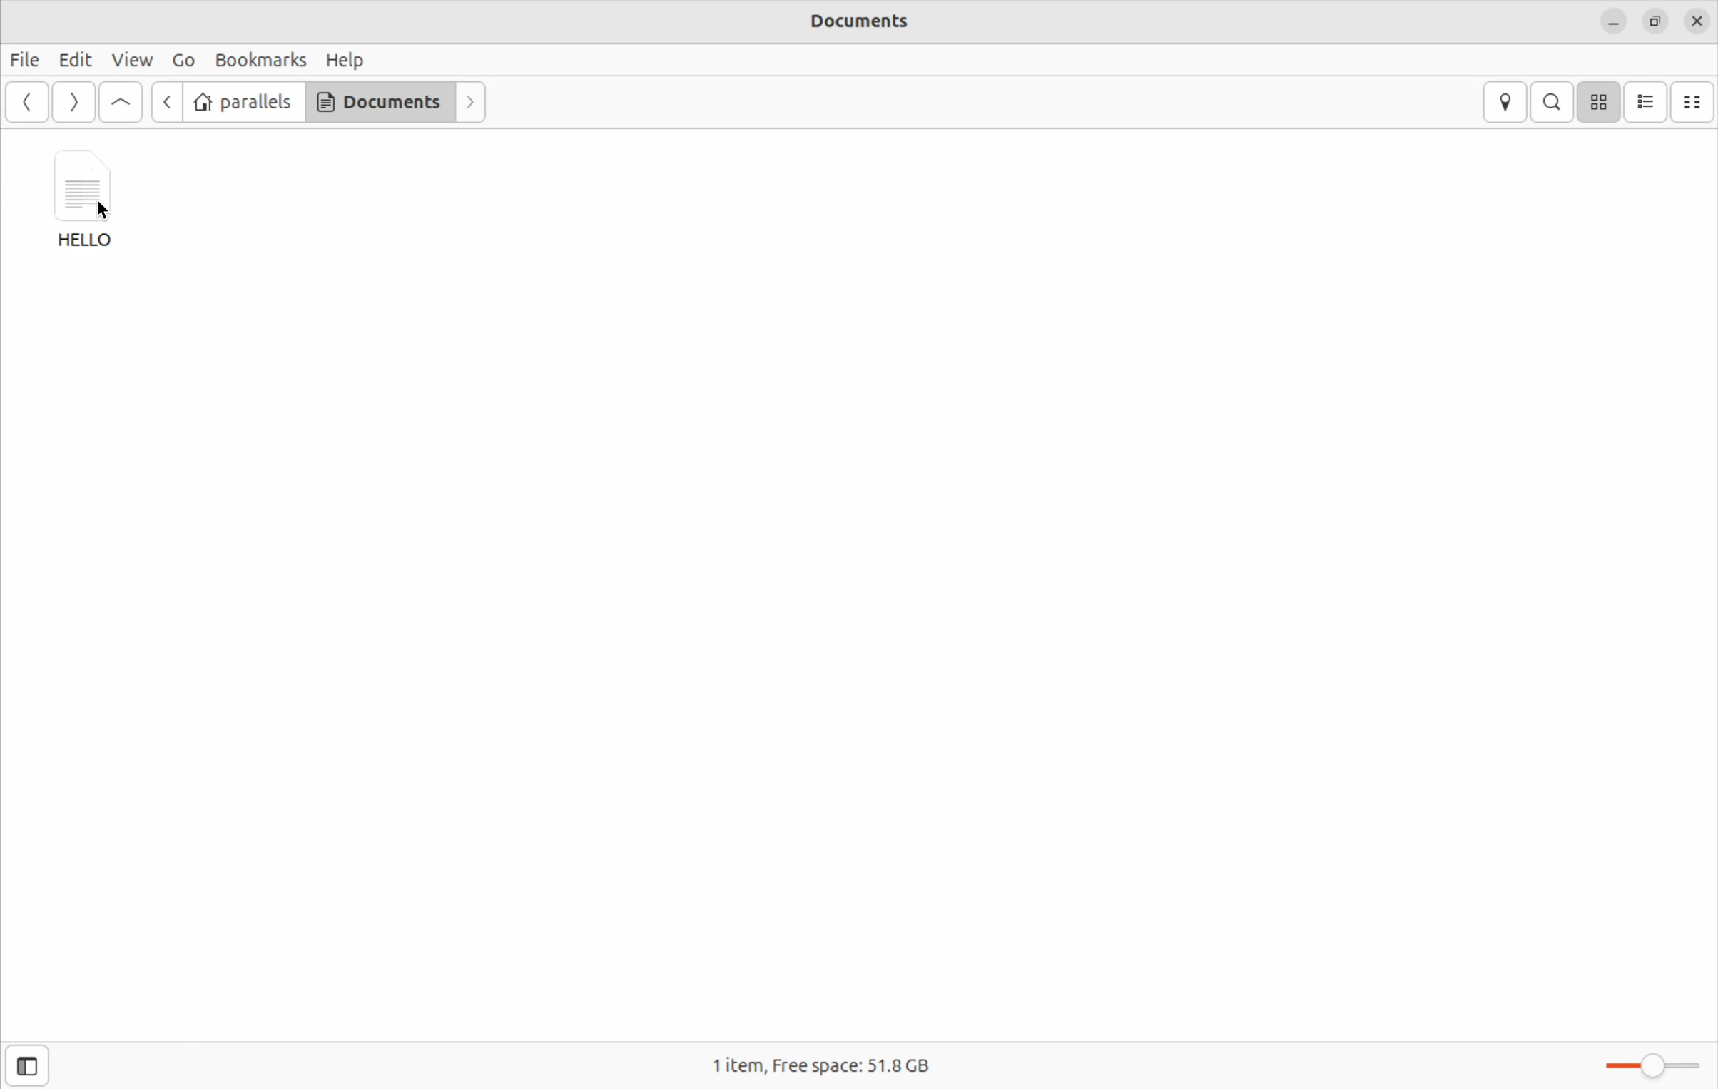 The image size is (1718, 1089). I want to click on Cursor, so click(98, 208).